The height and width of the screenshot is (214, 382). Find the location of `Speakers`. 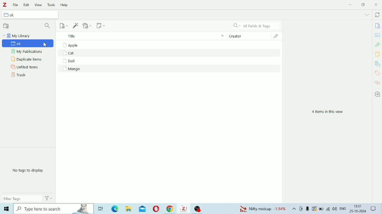

Speakers is located at coordinates (335, 209).